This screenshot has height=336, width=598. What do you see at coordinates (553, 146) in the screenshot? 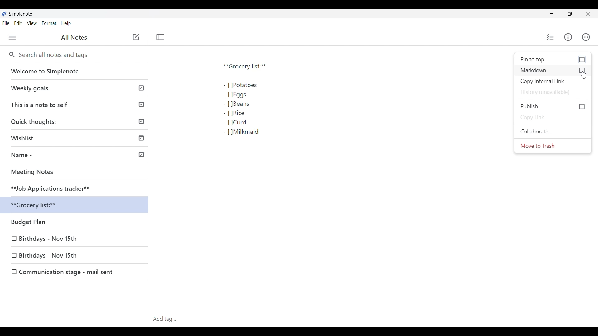
I see `Move to trash` at bounding box center [553, 146].